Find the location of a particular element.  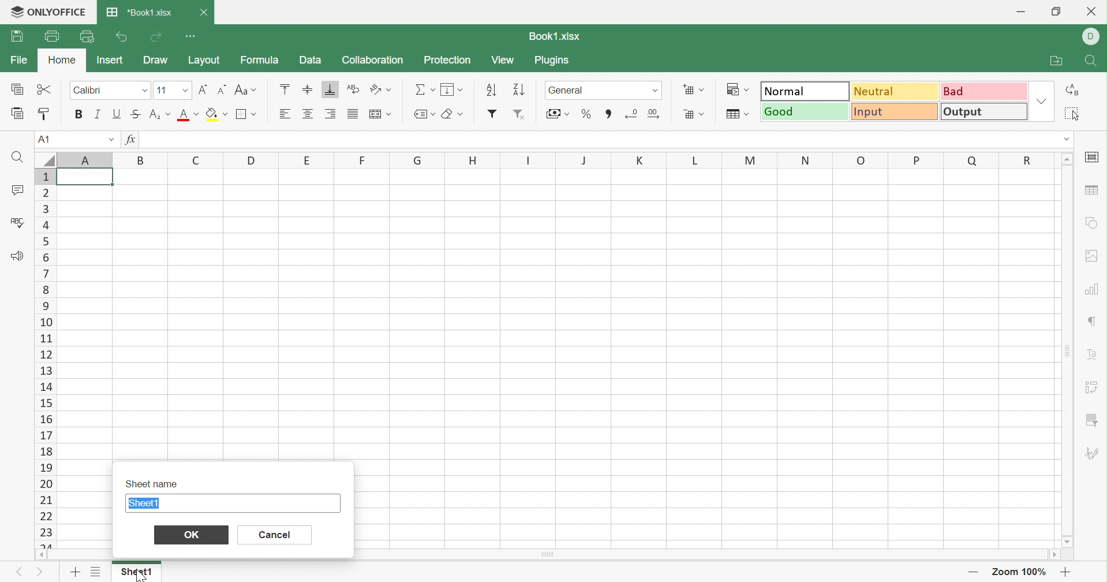

Align Right is located at coordinates (331, 115).